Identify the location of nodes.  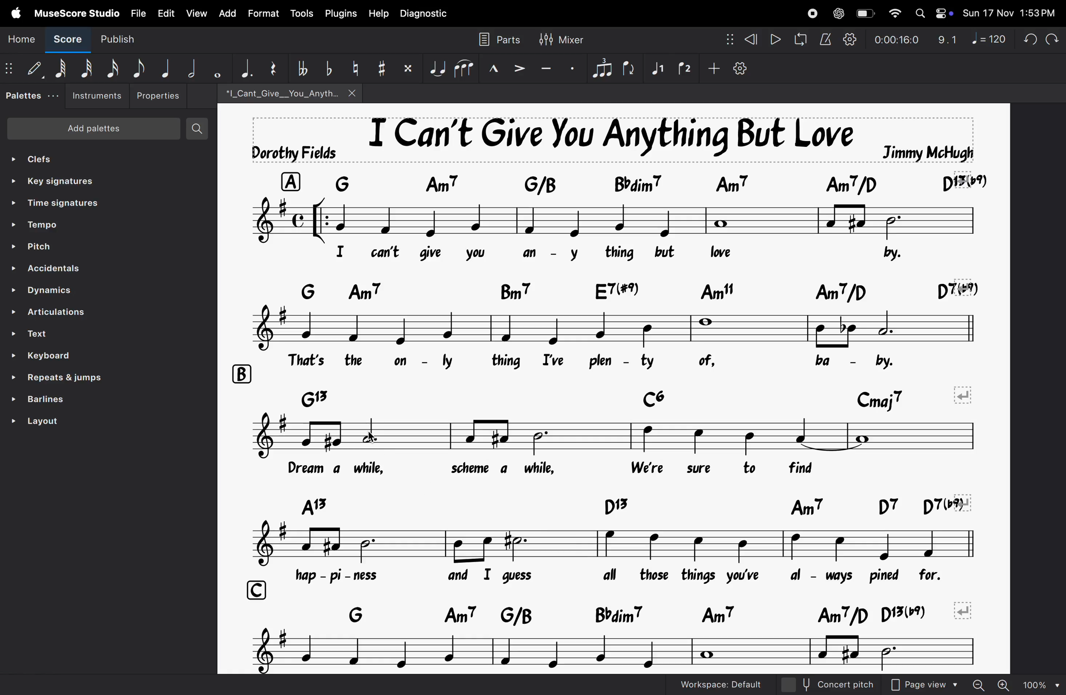
(725, 38).